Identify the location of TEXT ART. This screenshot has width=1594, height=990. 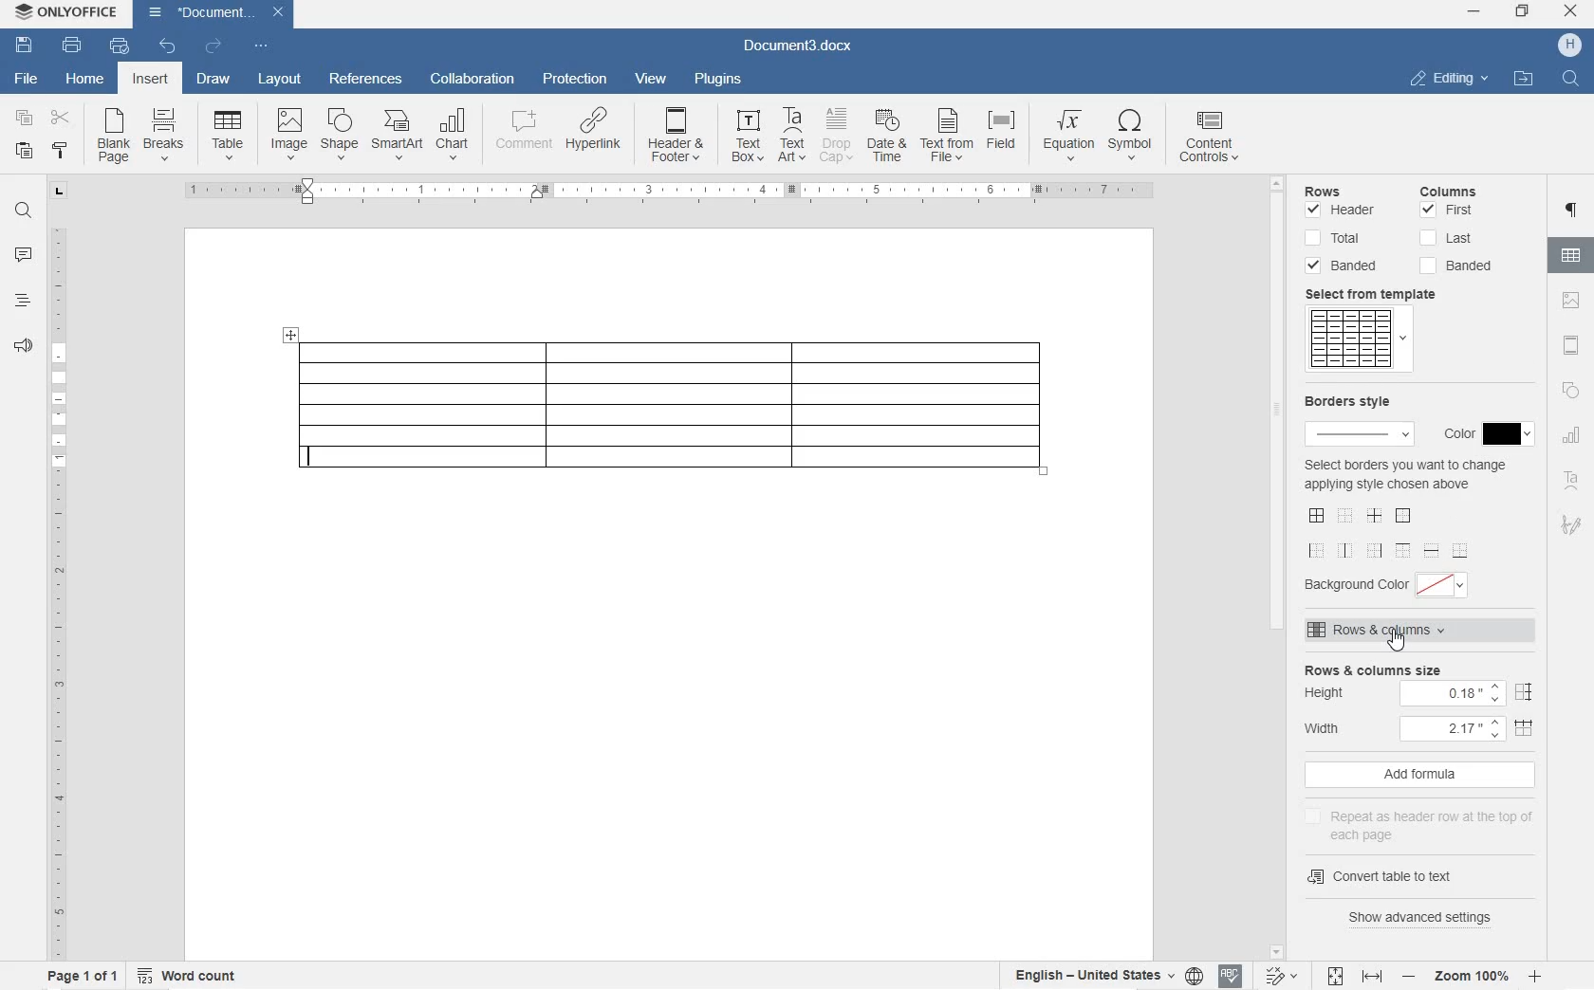
(1572, 481).